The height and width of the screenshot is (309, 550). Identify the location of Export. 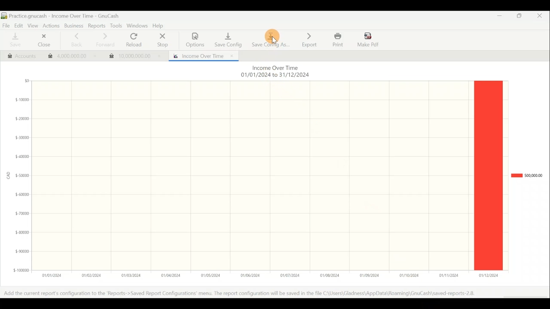
(309, 39).